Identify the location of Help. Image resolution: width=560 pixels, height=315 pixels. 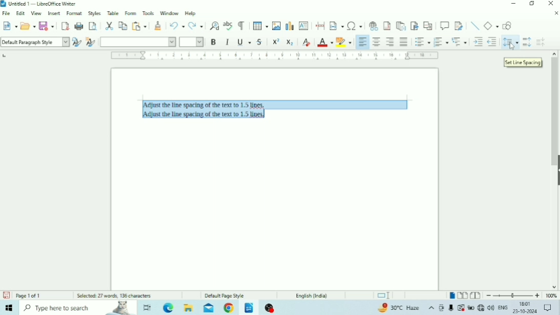
(191, 13).